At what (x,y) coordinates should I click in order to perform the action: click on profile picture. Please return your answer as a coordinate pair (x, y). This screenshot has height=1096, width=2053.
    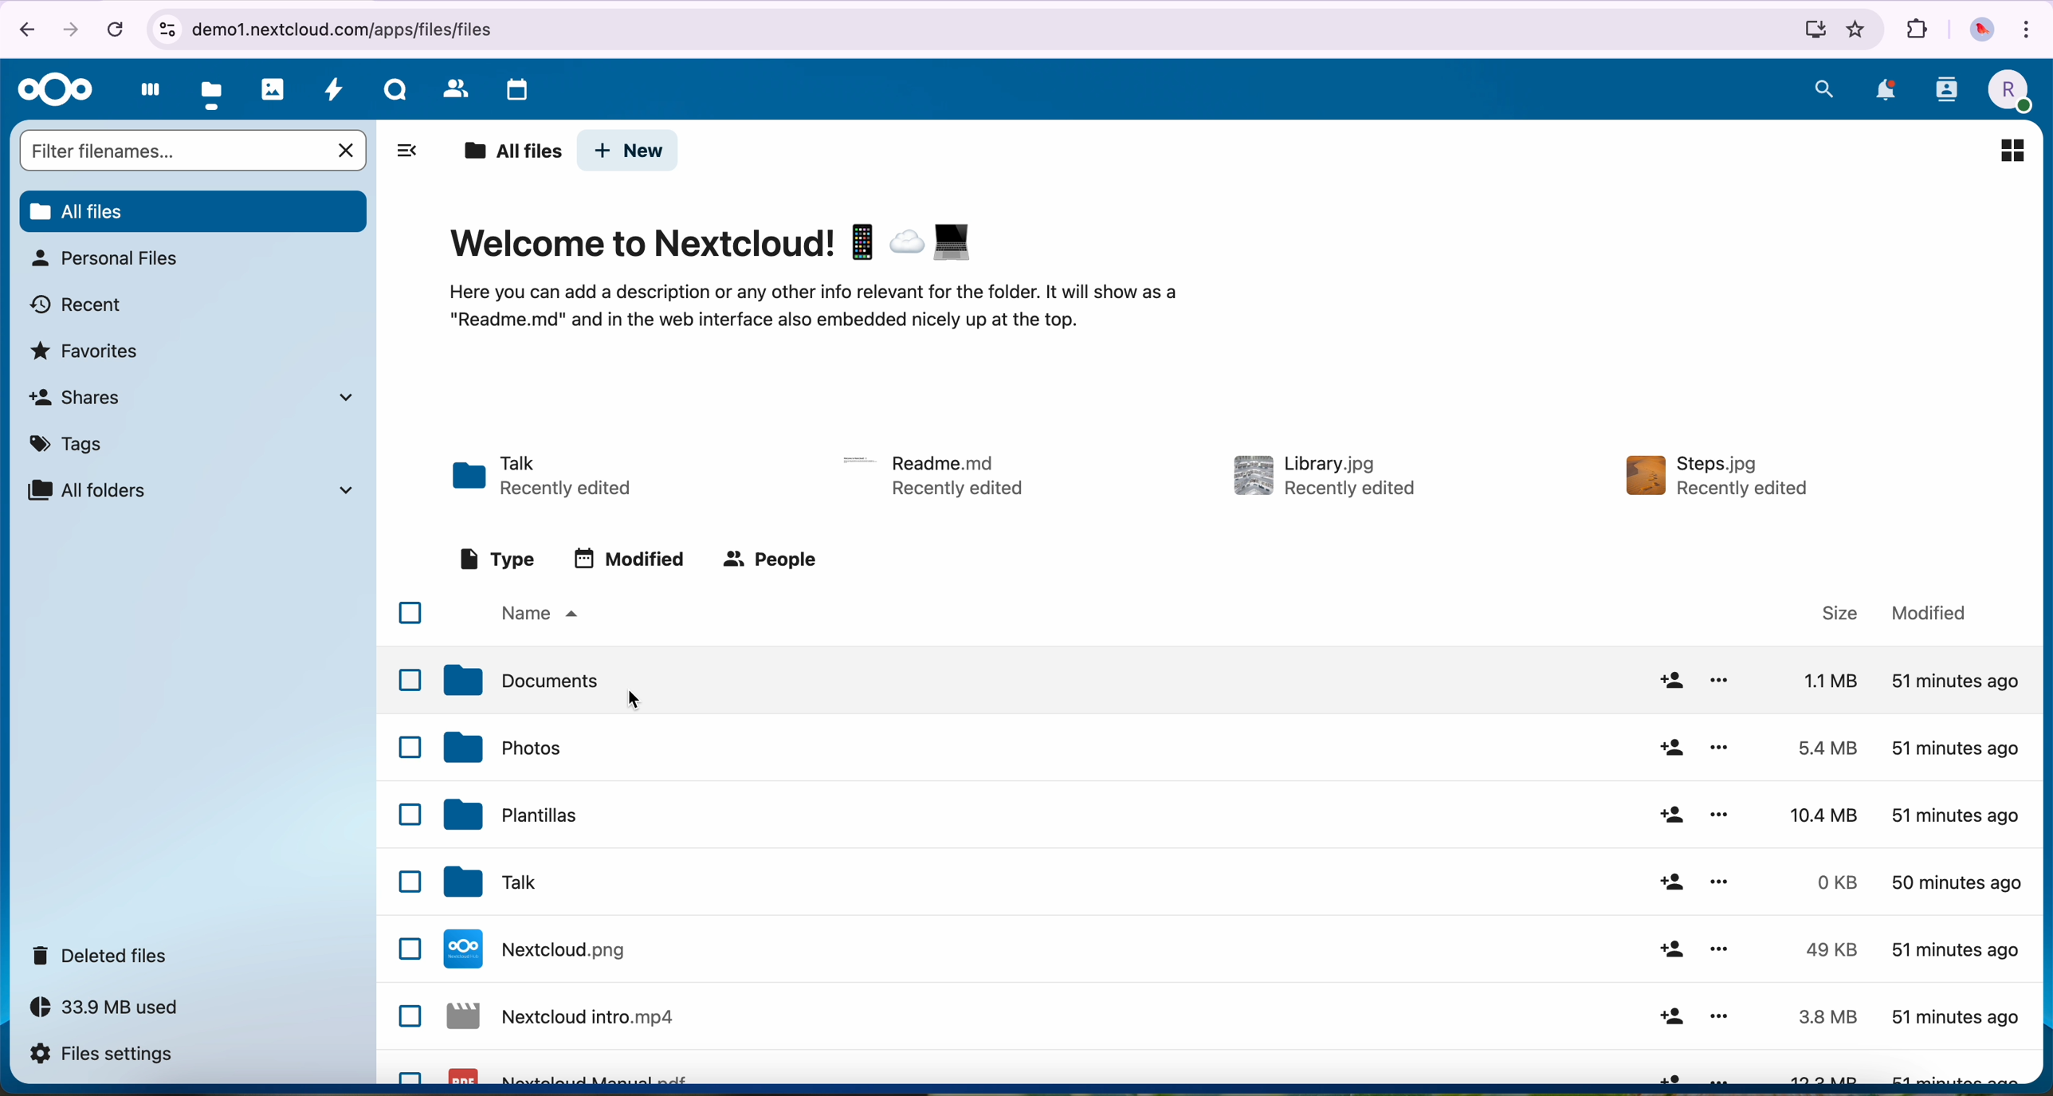
    Looking at the image, I should click on (1980, 30).